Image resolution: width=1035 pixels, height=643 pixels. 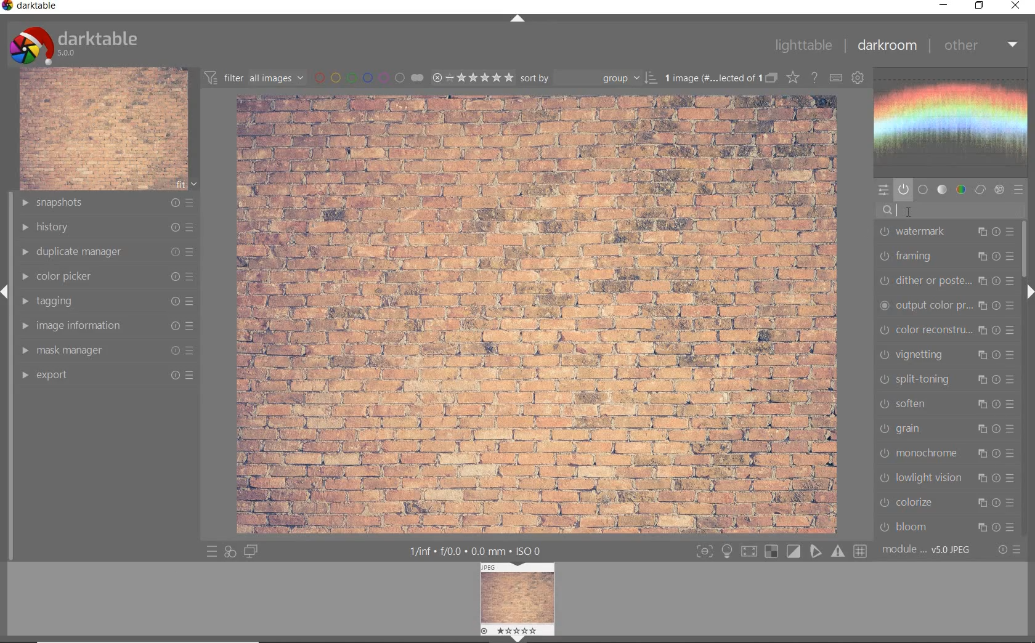 I want to click on color, so click(x=960, y=190).